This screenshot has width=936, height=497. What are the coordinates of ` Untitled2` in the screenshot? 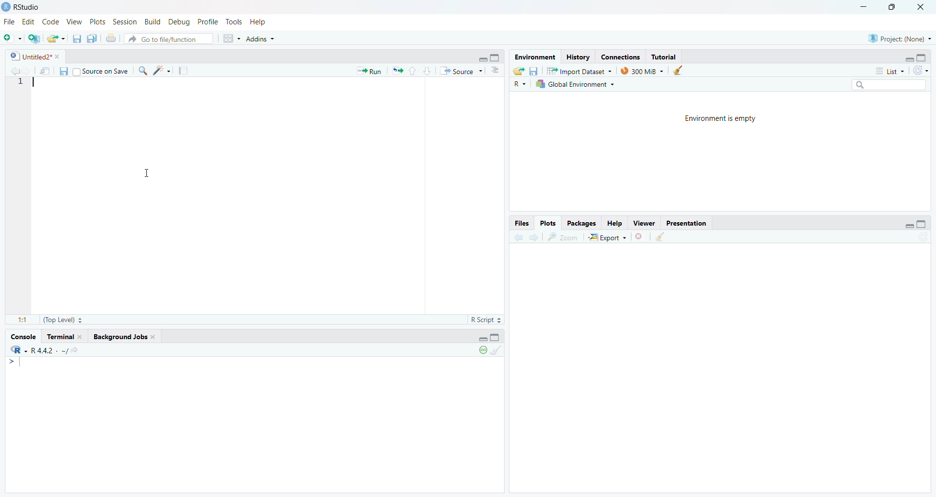 It's located at (37, 57).